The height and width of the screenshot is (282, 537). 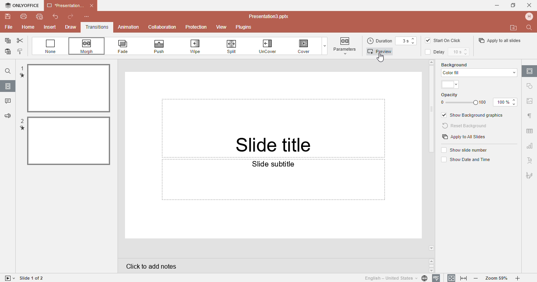 What do you see at coordinates (514, 28) in the screenshot?
I see `Open file` at bounding box center [514, 28].